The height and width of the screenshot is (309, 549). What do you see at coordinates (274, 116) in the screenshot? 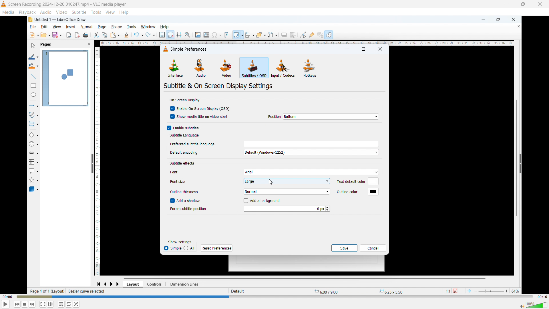
I see `Position` at bounding box center [274, 116].